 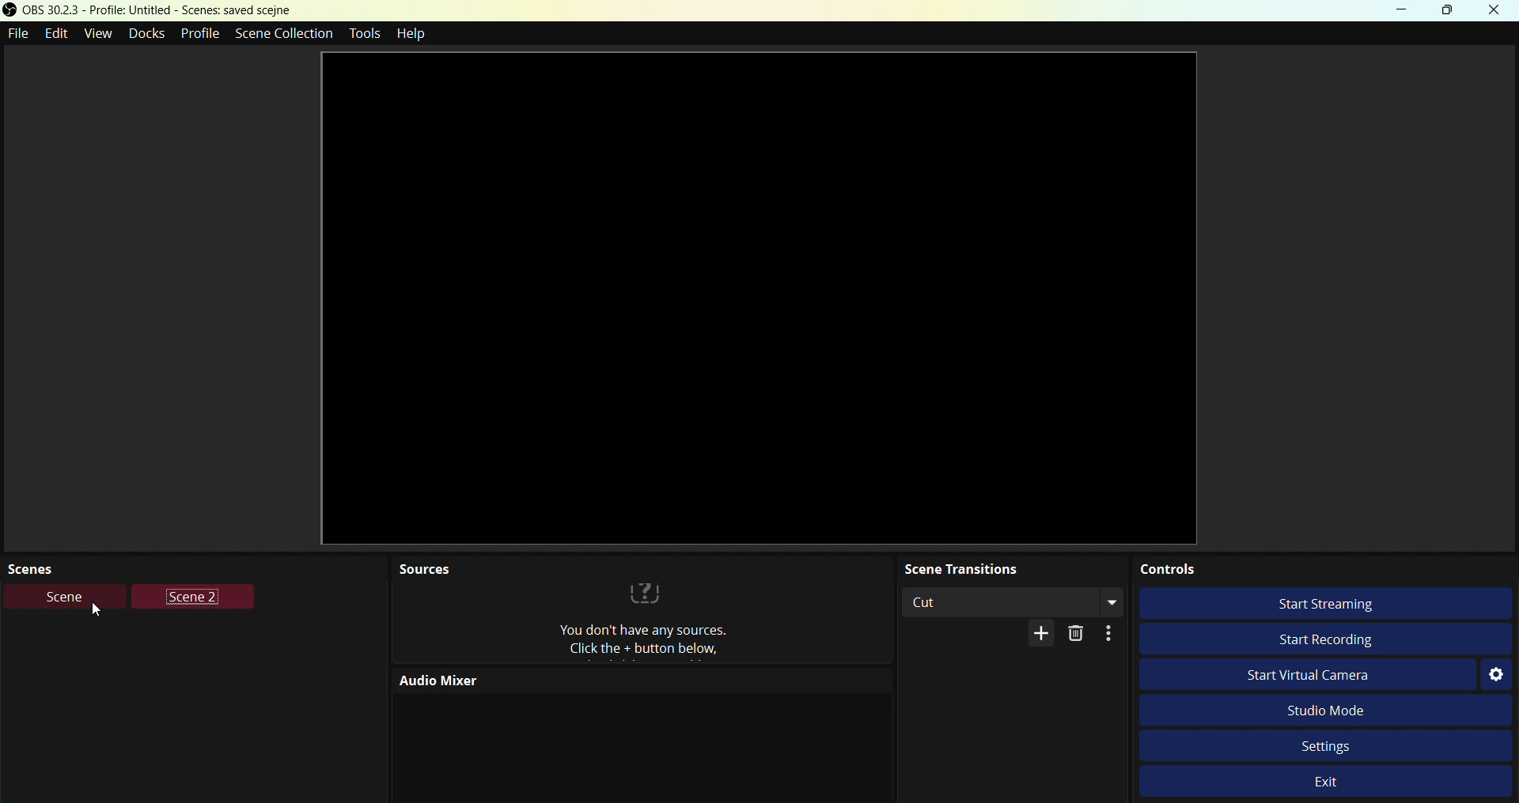 What do you see at coordinates (1322, 710) in the screenshot?
I see `Studio Mode` at bounding box center [1322, 710].